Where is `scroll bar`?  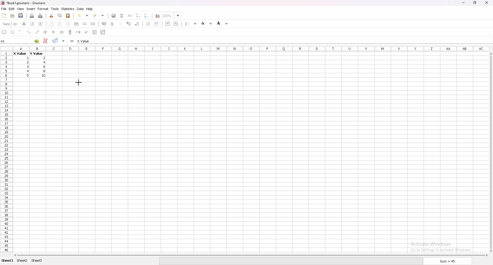
scroll bar is located at coordinates (250, 255).